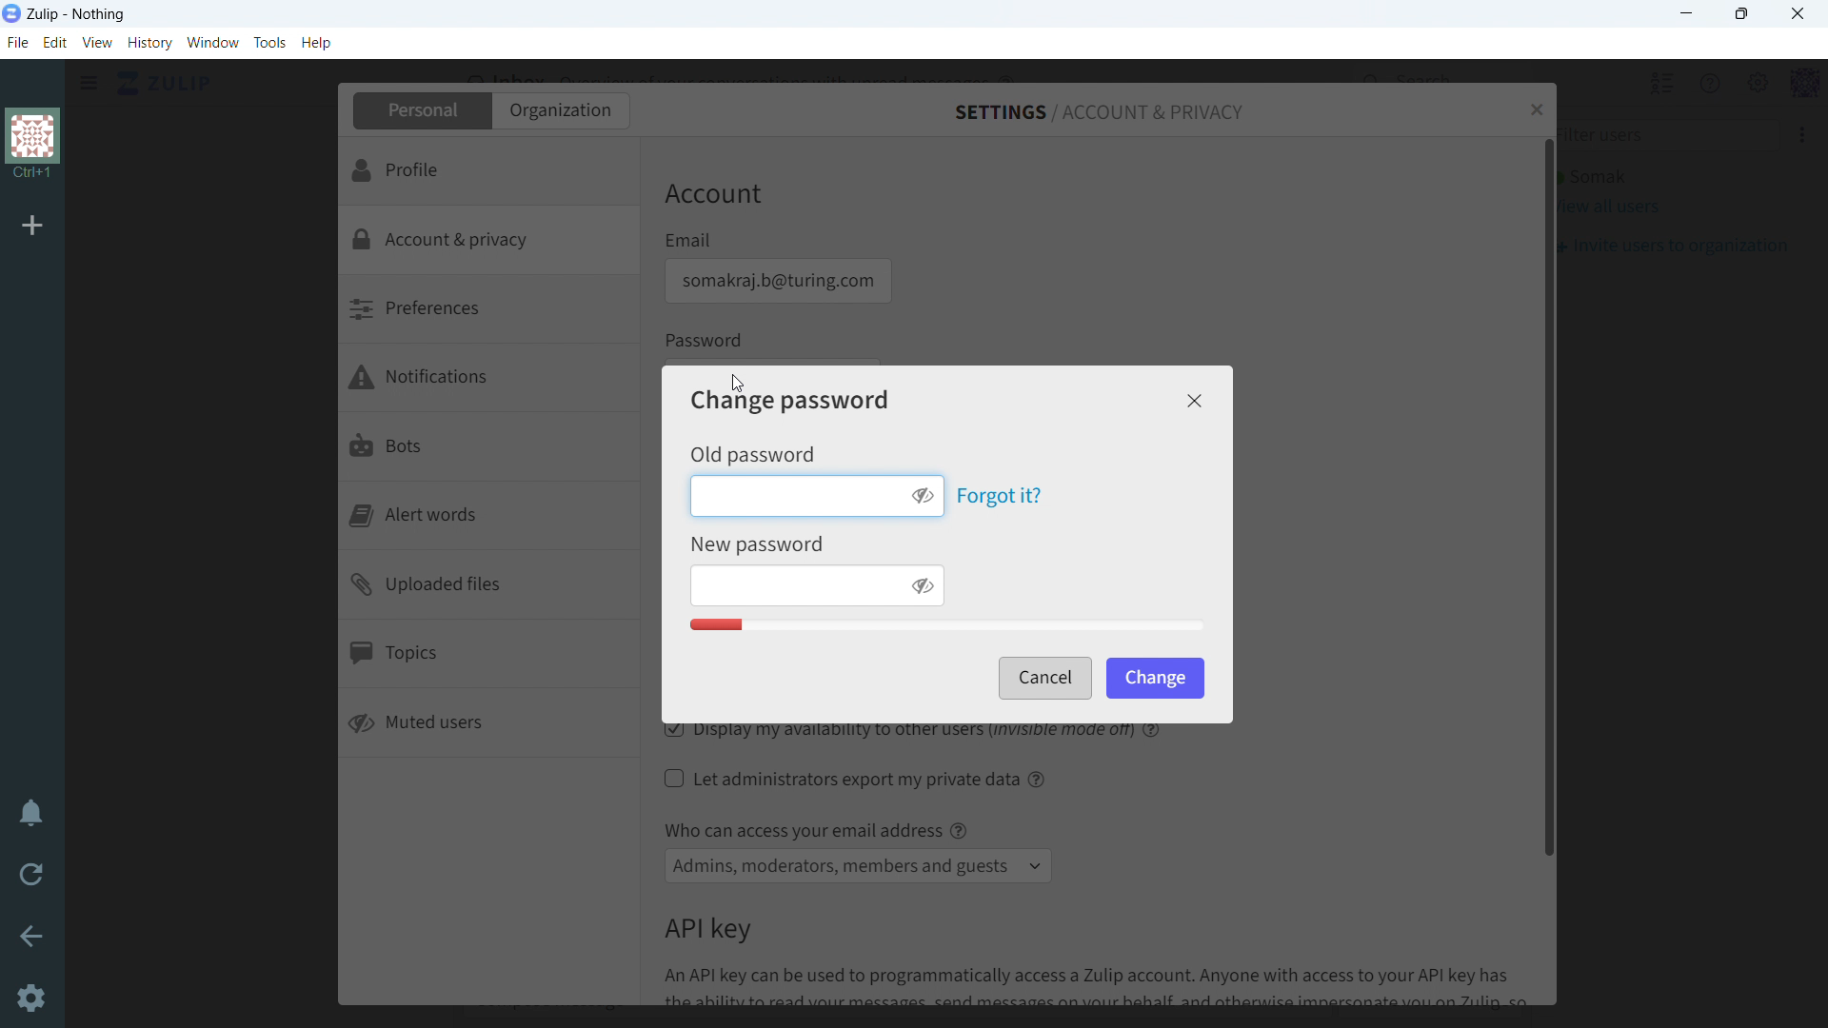 This screenshot has width=1828, height=1028. What do you see at coordinates (1798, 13) in the screenshot?
I see `close` at bounding box center [1798, 13].